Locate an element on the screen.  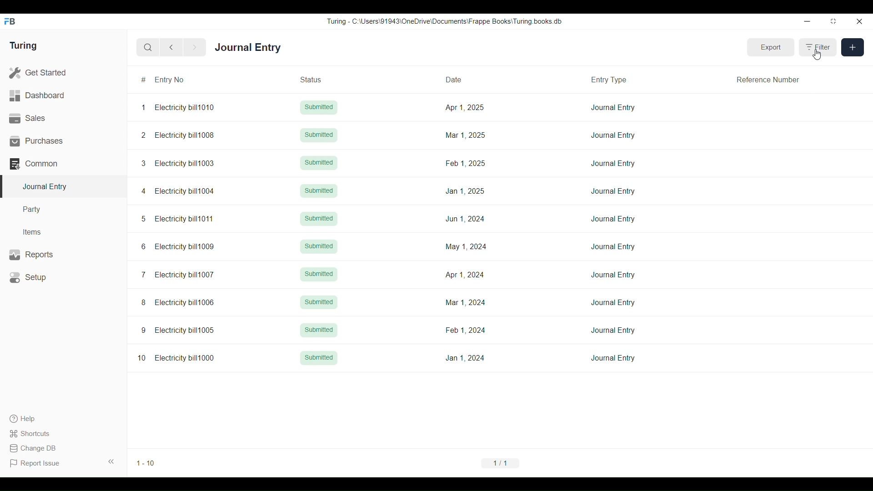
Journal Entry is located at coordinates (613, 107).